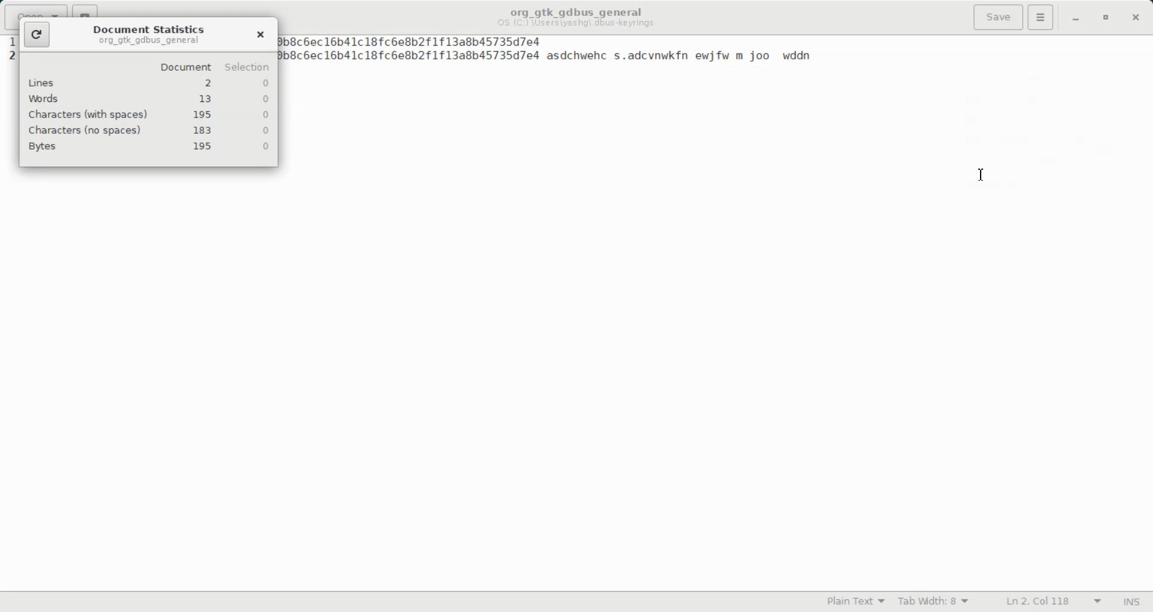 This screenshot has width=1153, height=612. I want to click on lines, so click(57, 82).